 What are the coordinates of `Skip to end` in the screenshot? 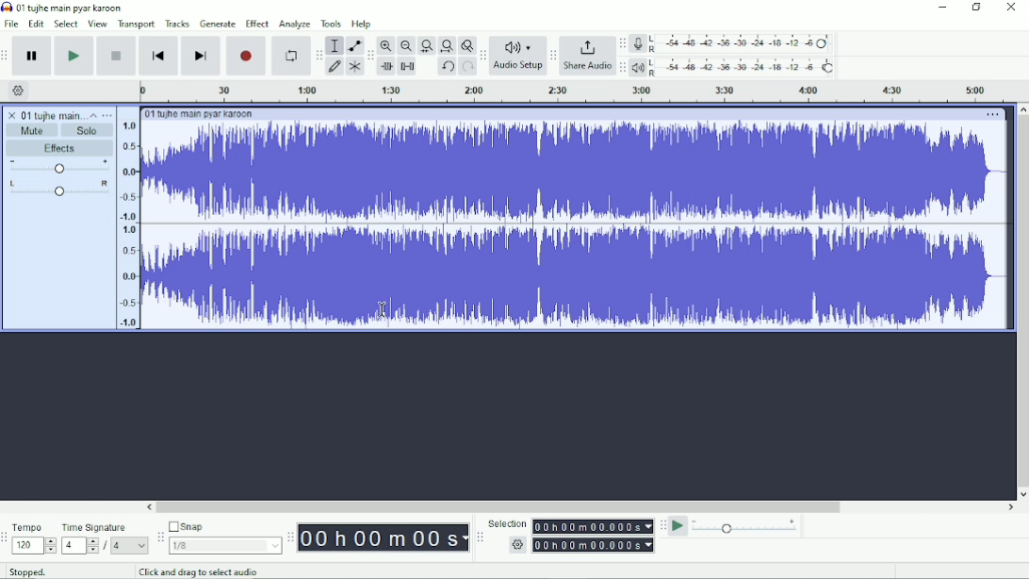 It's located at (202, 57).